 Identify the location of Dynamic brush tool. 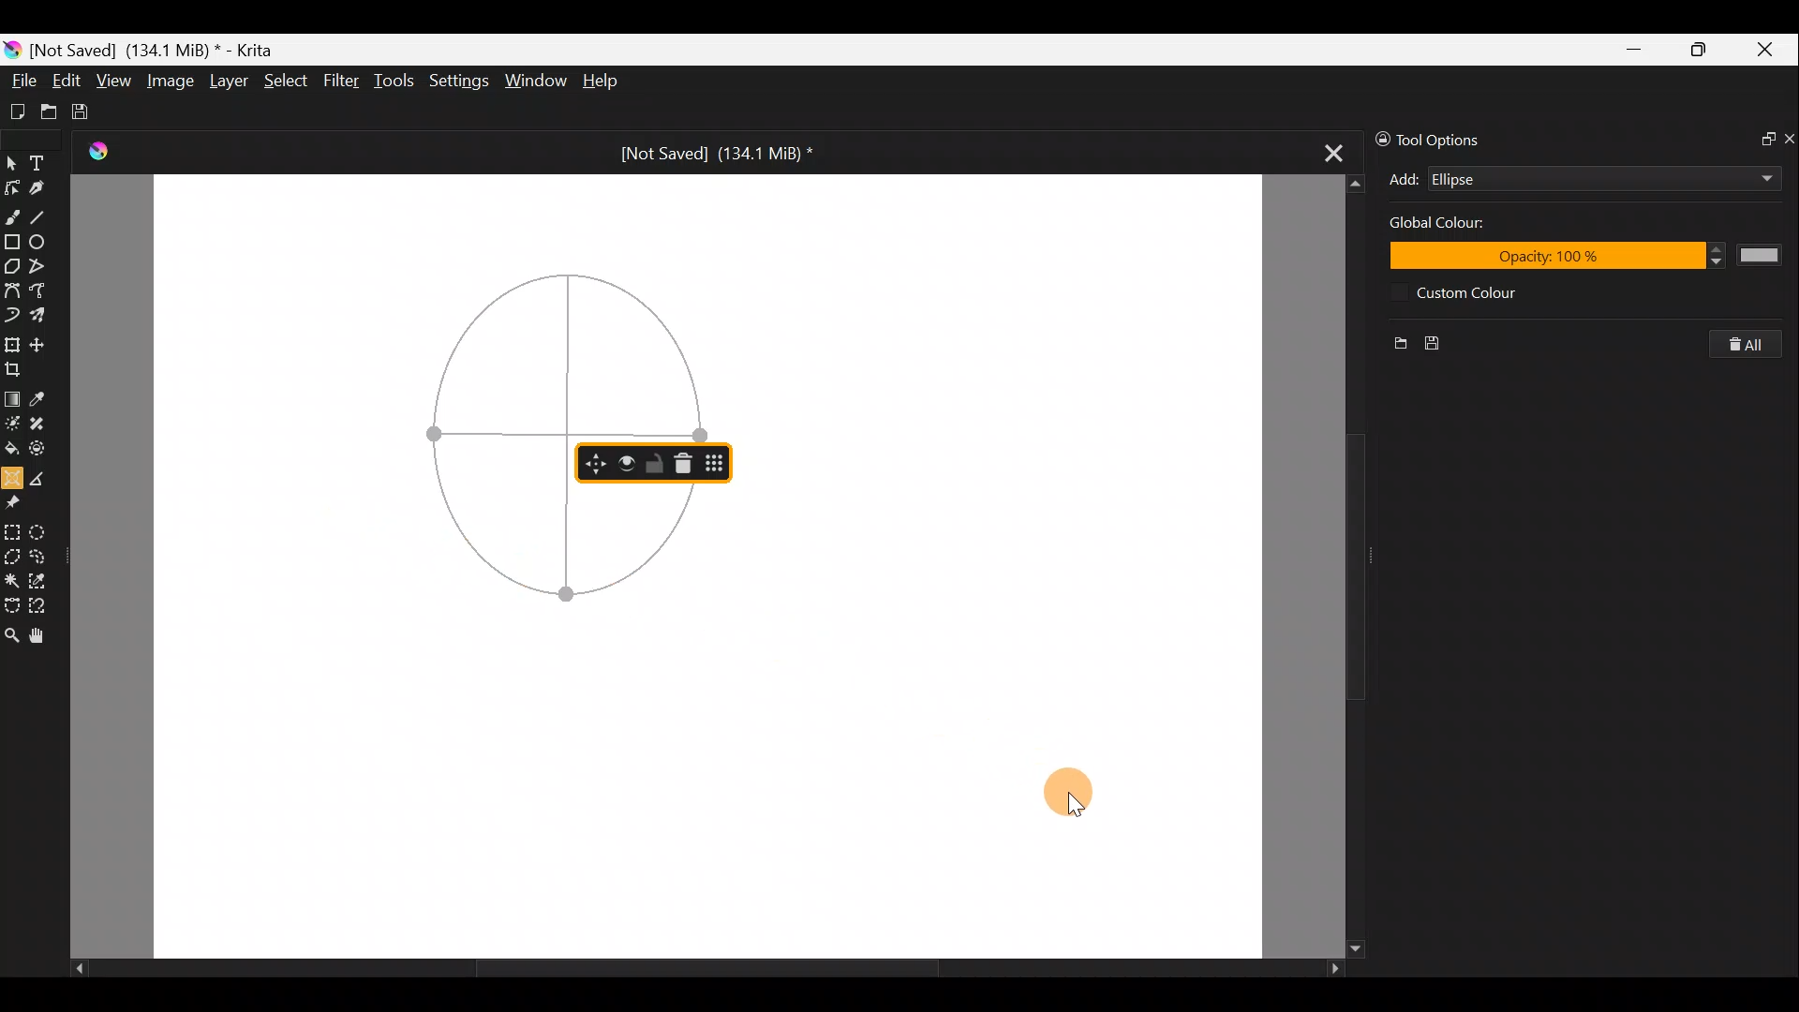
(11, 316).